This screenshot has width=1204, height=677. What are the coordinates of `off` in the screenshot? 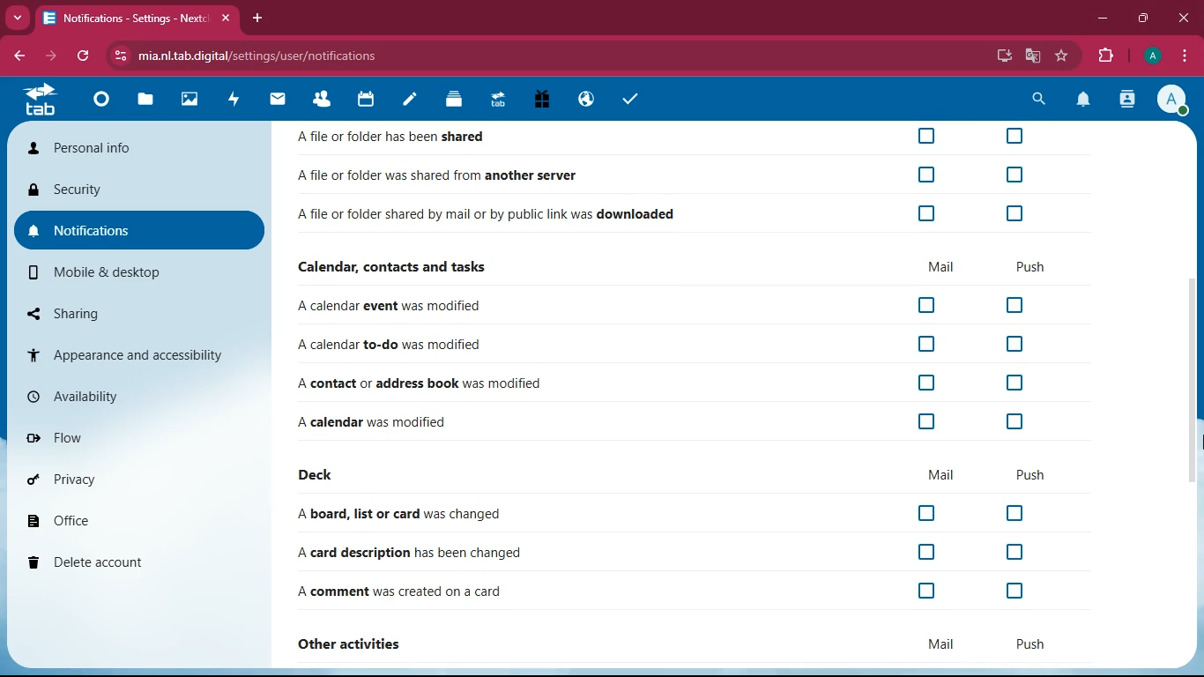 It's located at (925, 138).